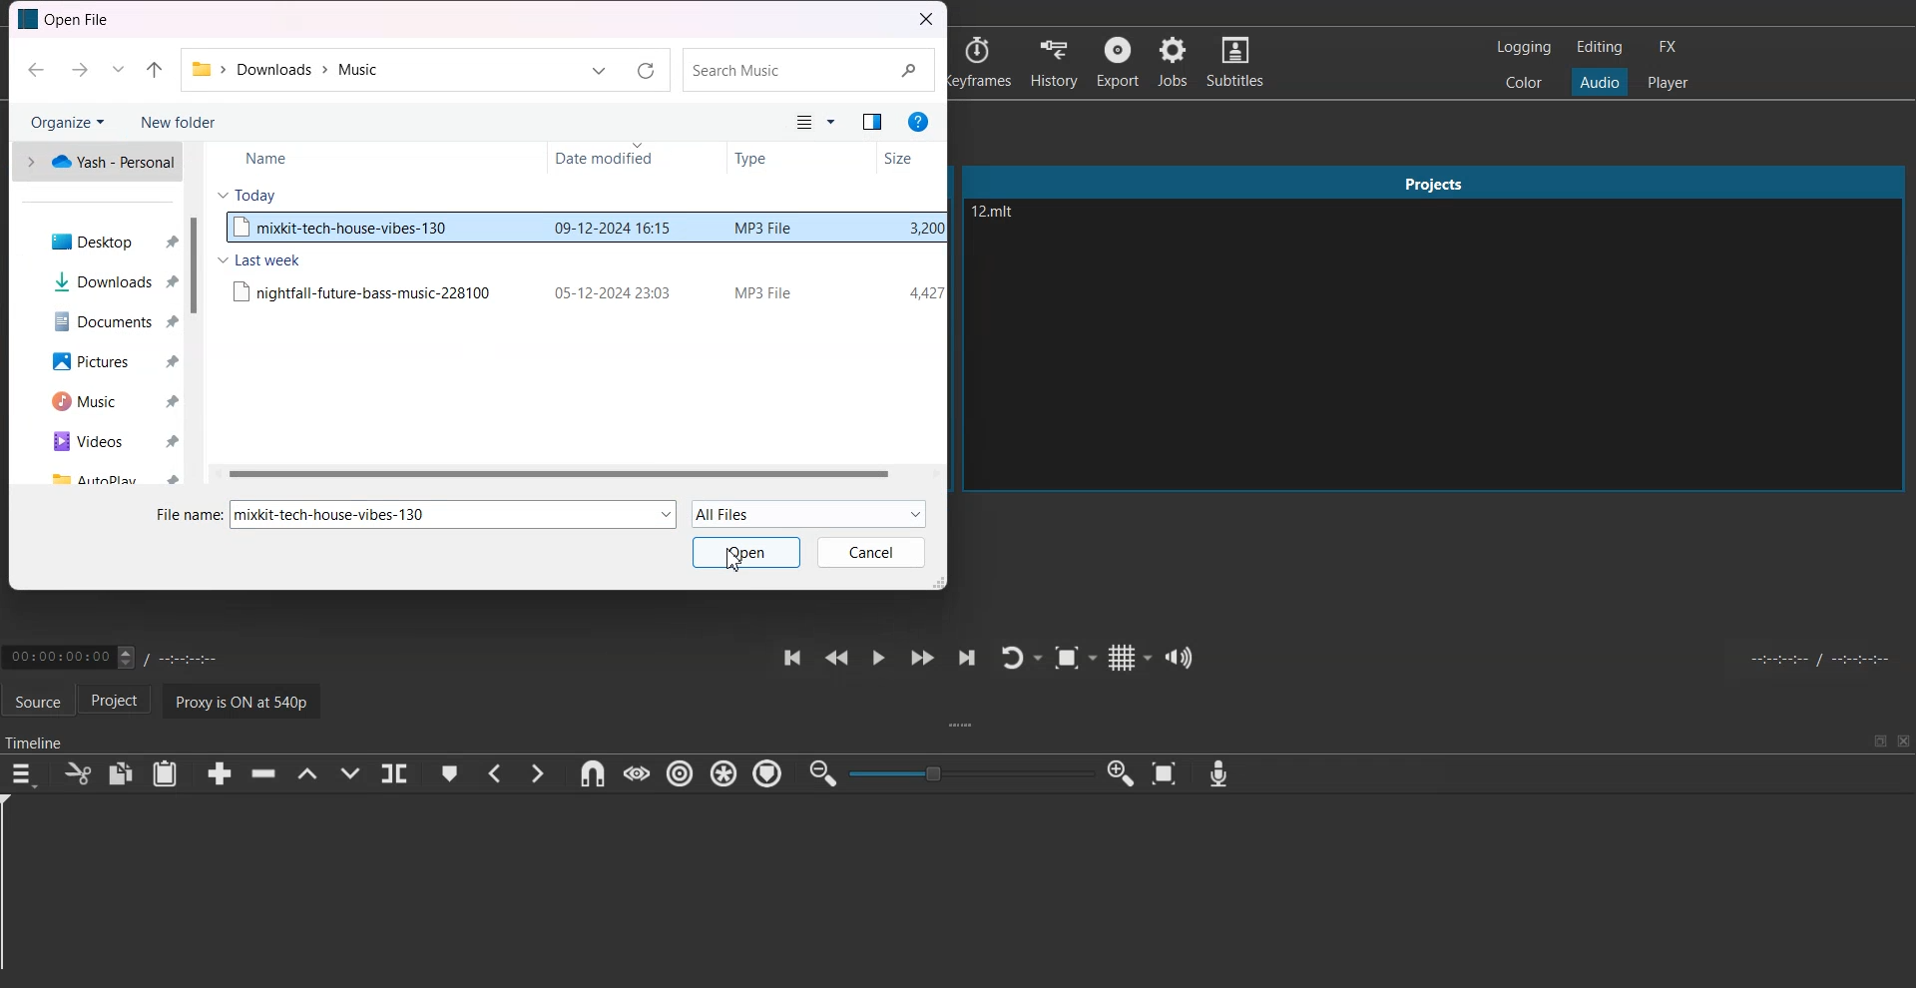 The image size is (1916, 988). What do you see at coordinates (926, 20) in the screenshot?
I see `Close` at bounding box center [926, 20].